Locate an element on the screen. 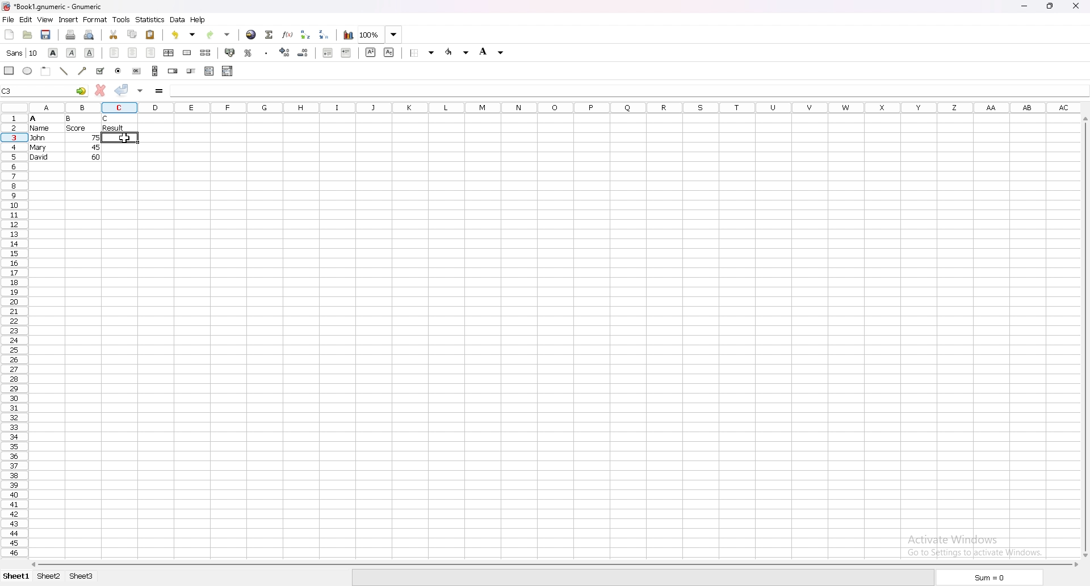 The image size is (1090, 586). checkbox is located at coordinates (100, 71).